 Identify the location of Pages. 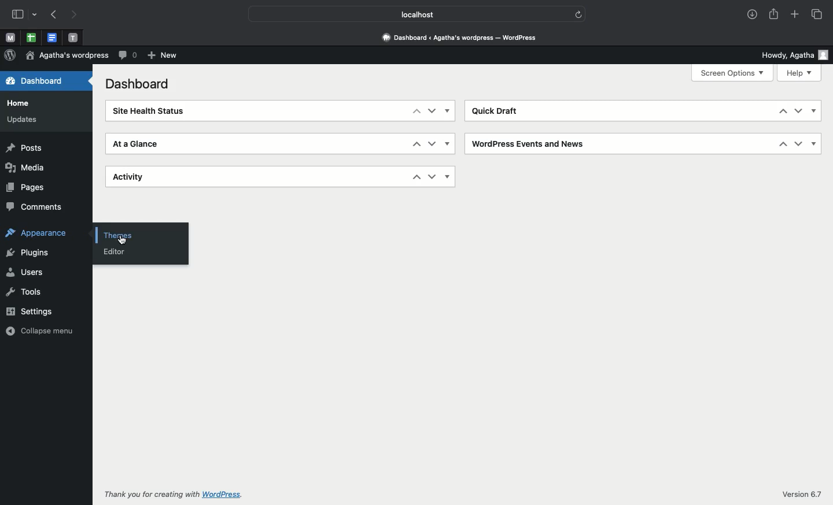
(31, 188).